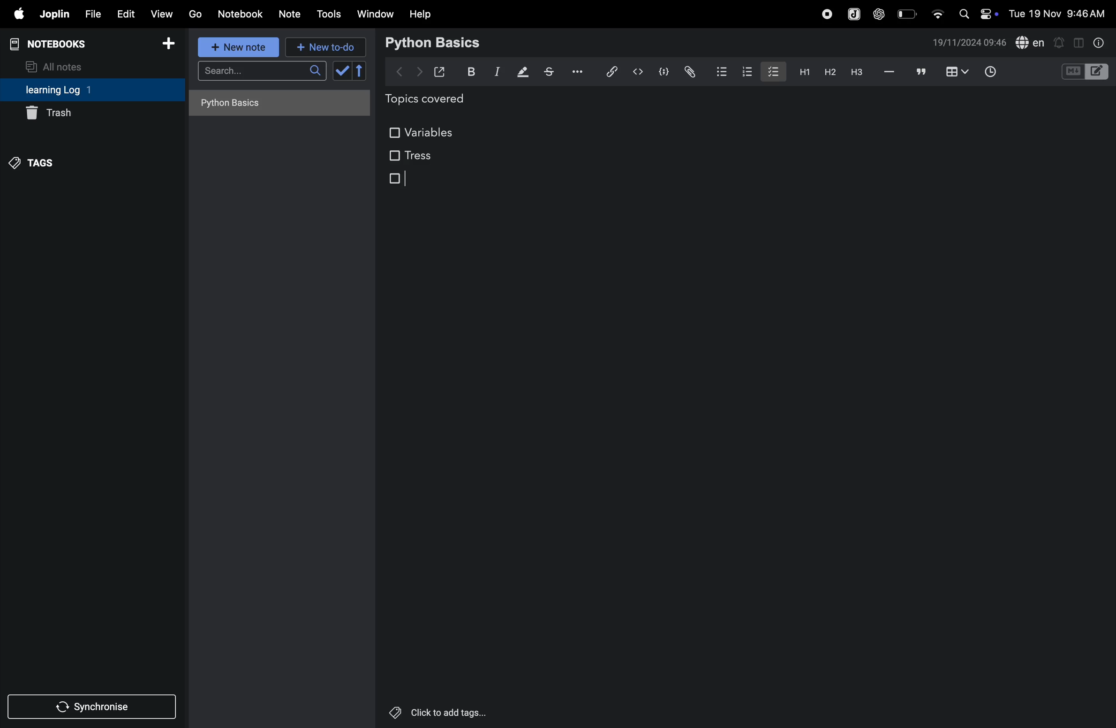  What do you see at coordinates (169, 46) in the screenshot?
I see `add` at bounding box center [169, 46].